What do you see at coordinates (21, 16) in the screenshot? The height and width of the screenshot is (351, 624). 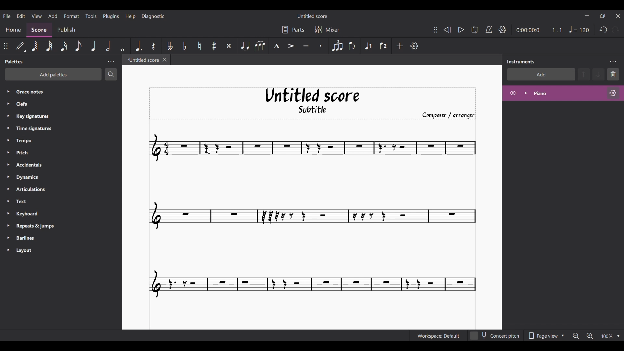 I see `Edit menu` at bounding box center [21, 16].